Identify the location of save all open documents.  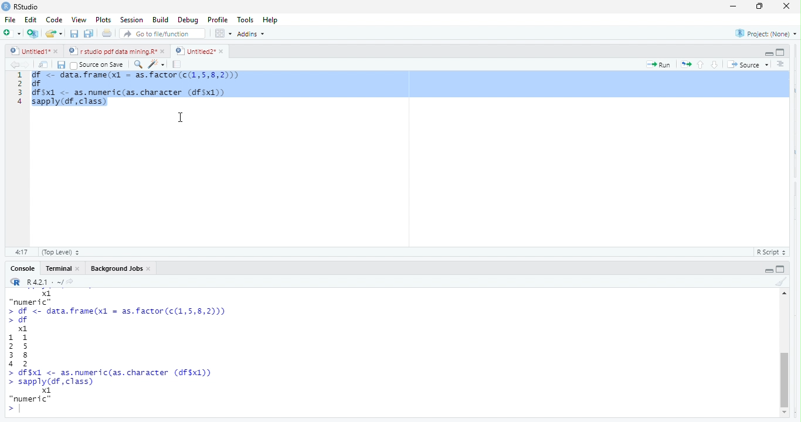
(87, 33).